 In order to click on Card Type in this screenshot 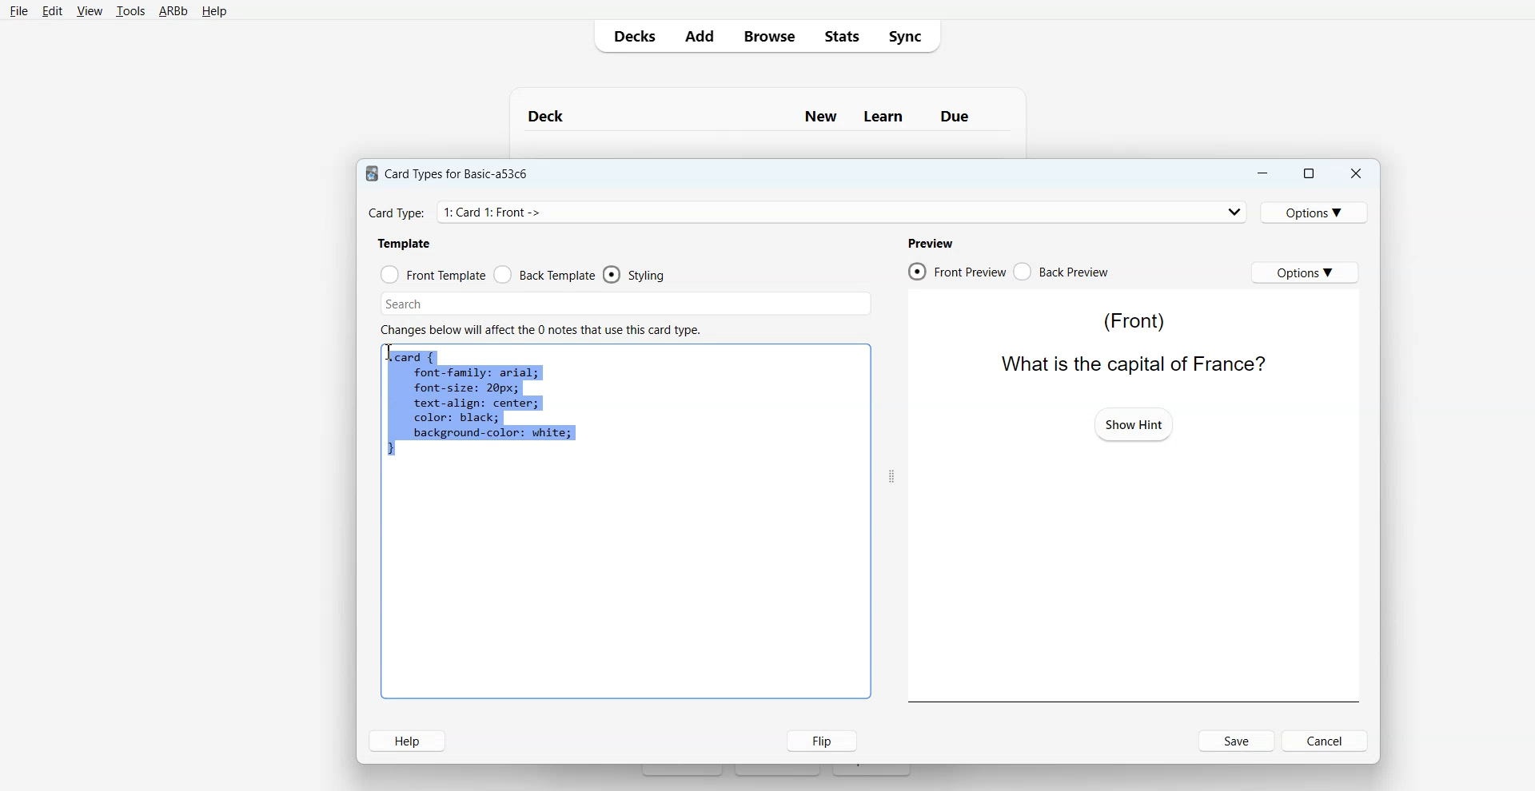, I will do `click(808, 212)`.